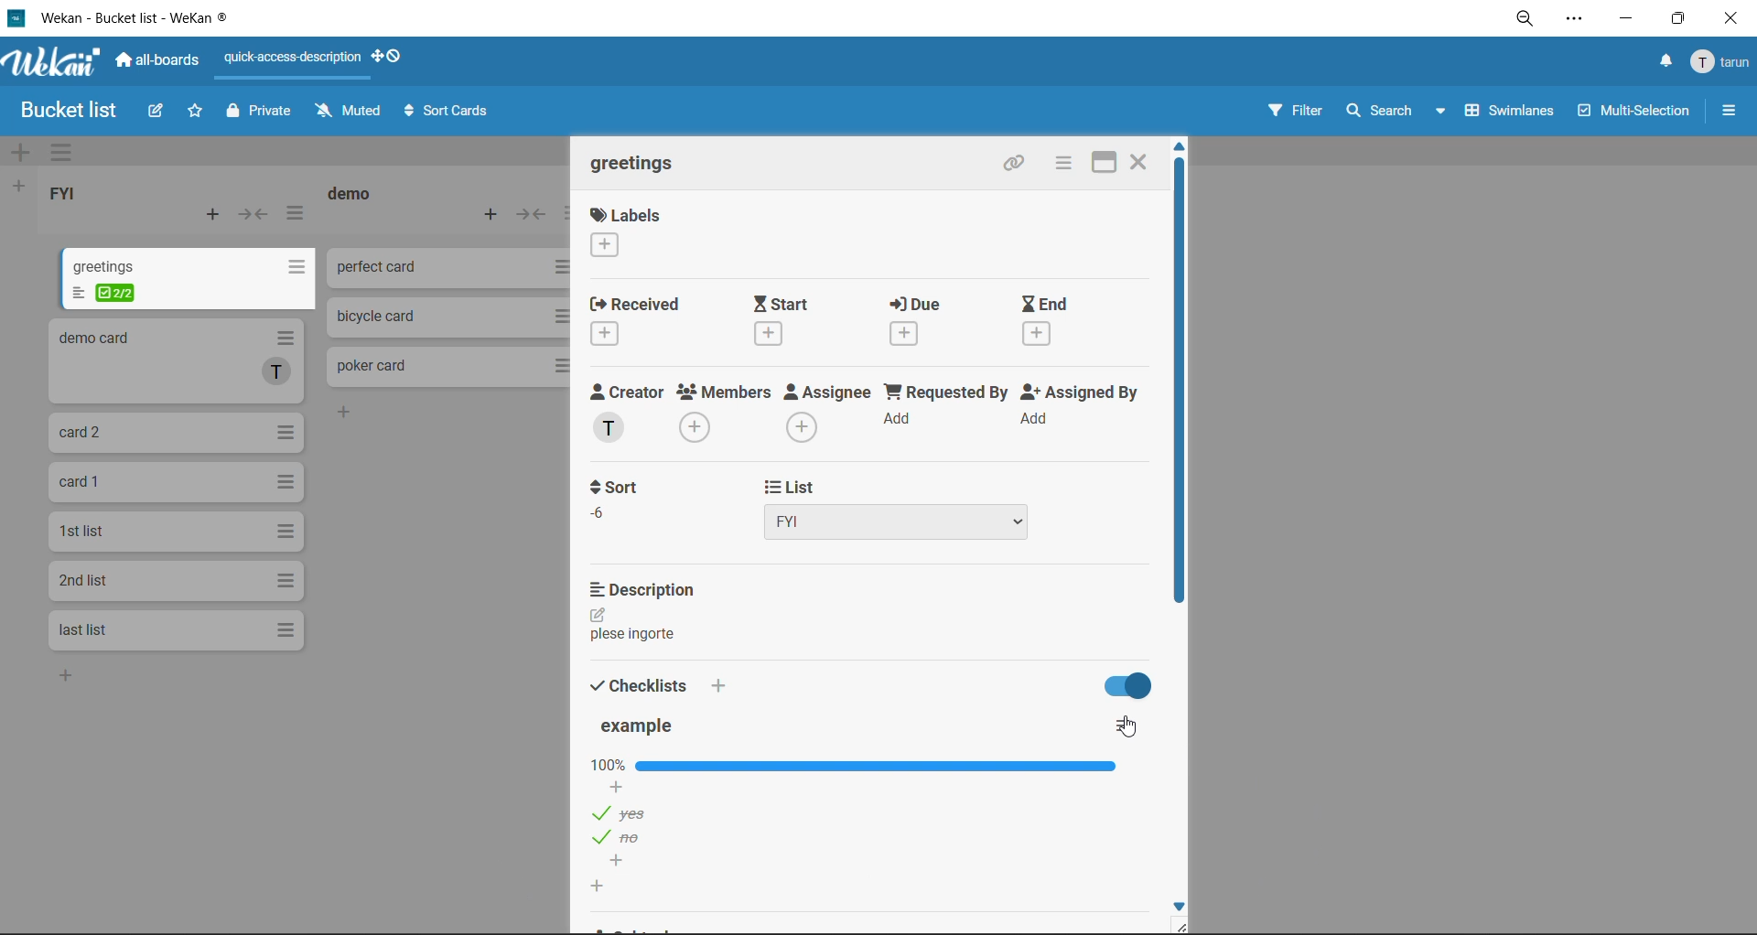 The image size is (1757, 935). What do you see at coordinates (498, 215) in the screenshot?
I see `add card` at bounding box center [498, 215].